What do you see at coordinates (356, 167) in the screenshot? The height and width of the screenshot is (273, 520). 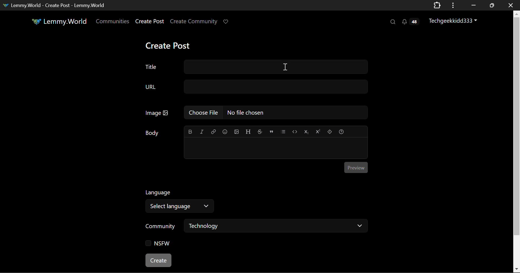 I see `Post Preview Button` at bounding box center [356, 167].